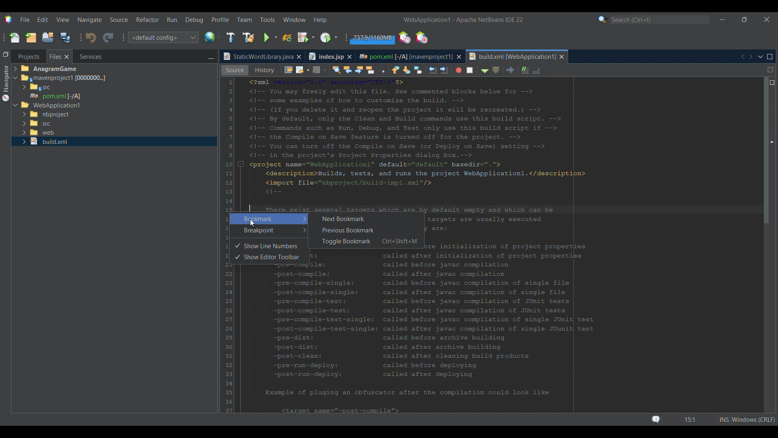 This screenshot has height=438, width=778. I want to click on Show in smaller tab, so click(744, 19).